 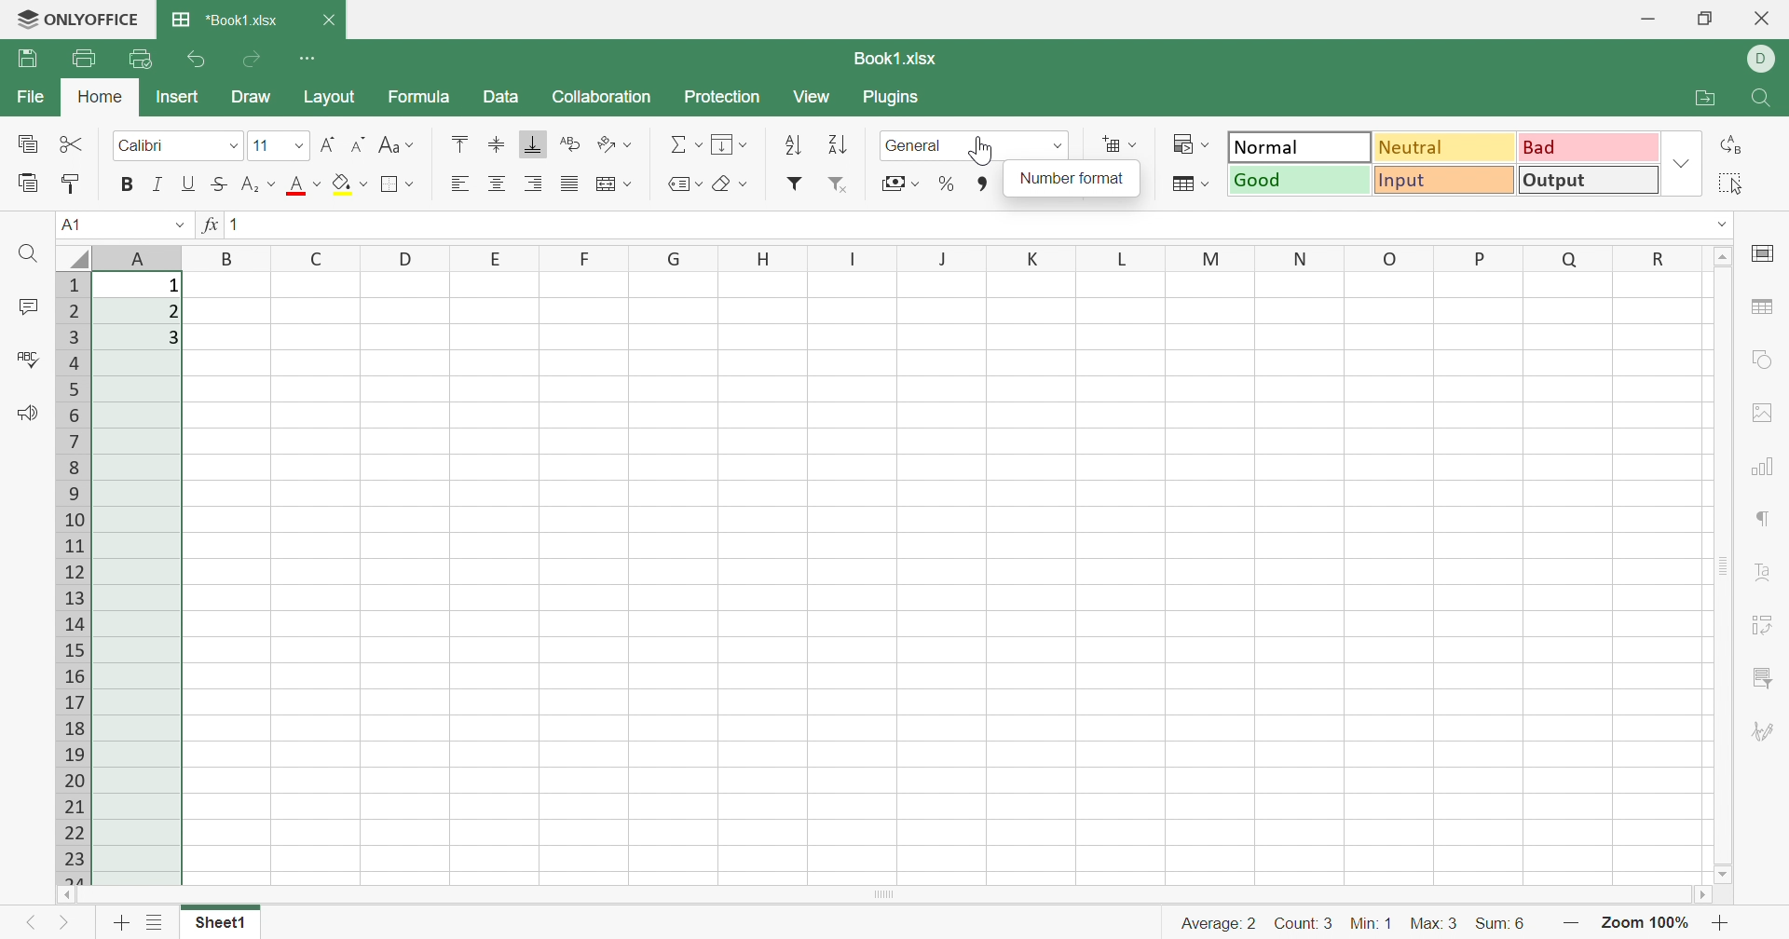 What do you see at coordinates (156, 920) in the screenshot?
I see `List of sheets` at bounding box center [156, 920].